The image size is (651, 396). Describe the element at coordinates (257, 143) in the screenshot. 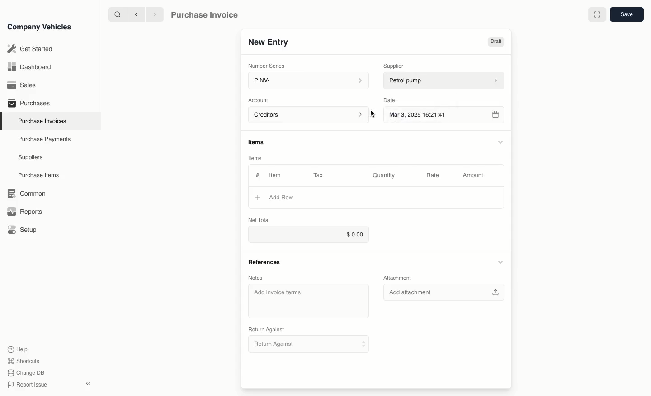

I see `items` at that location.